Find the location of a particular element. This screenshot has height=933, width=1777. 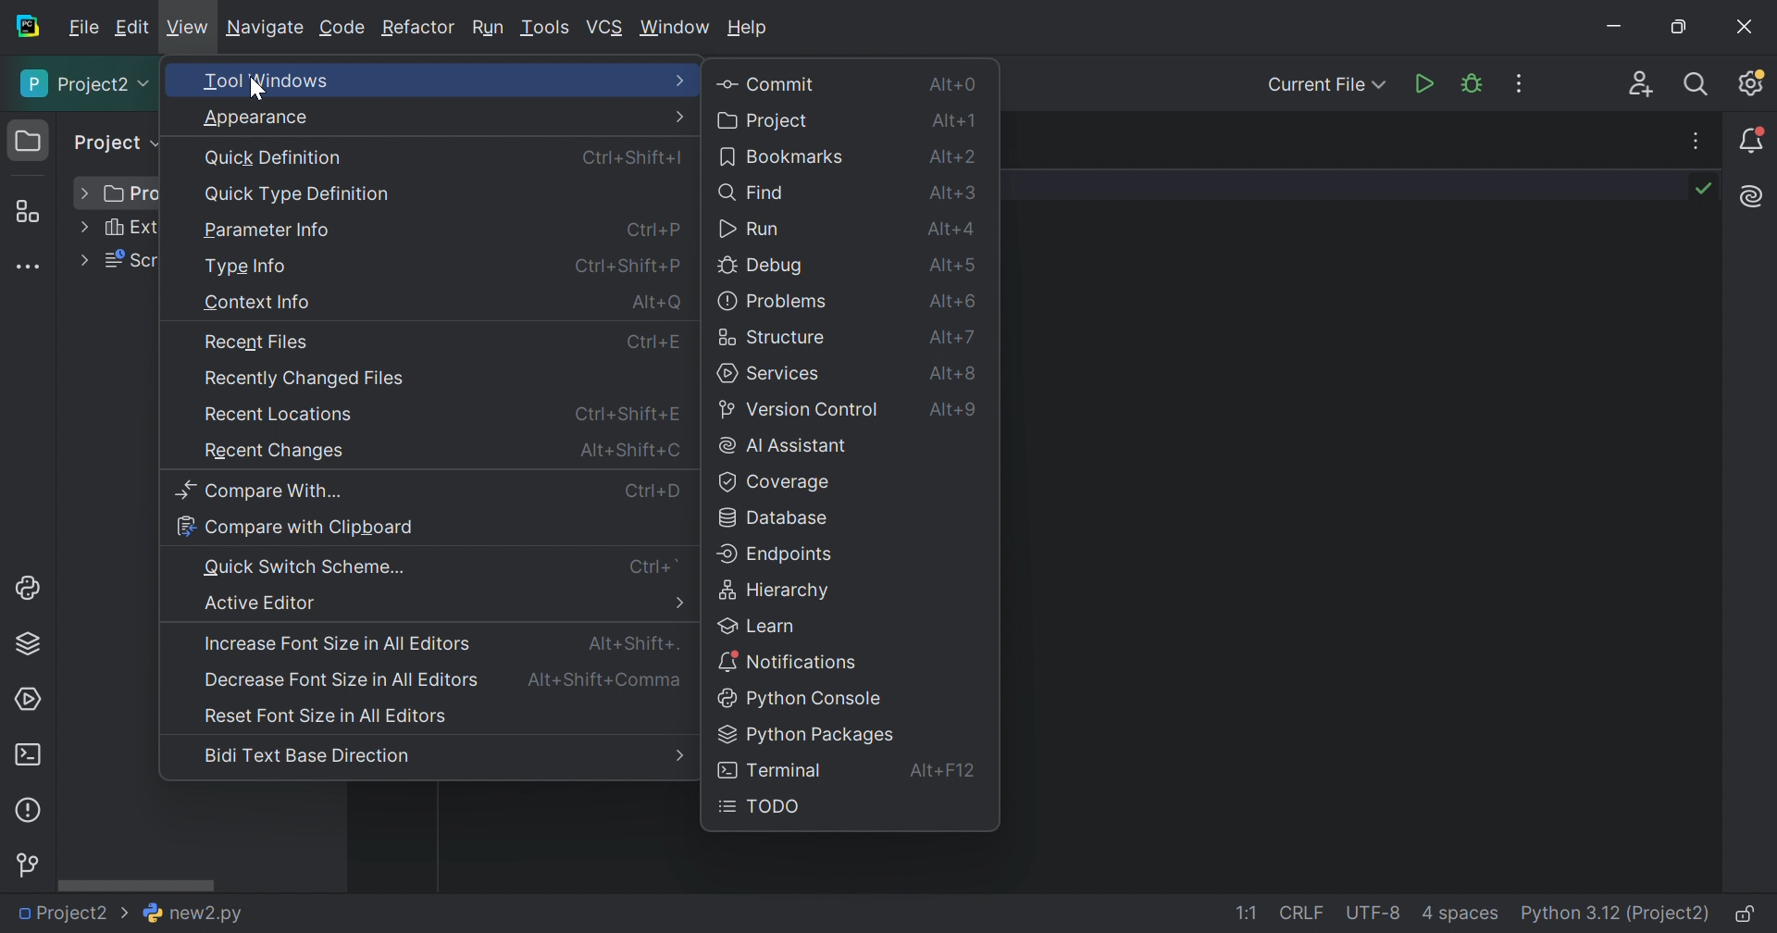

More is located at coordinates (681, 80).